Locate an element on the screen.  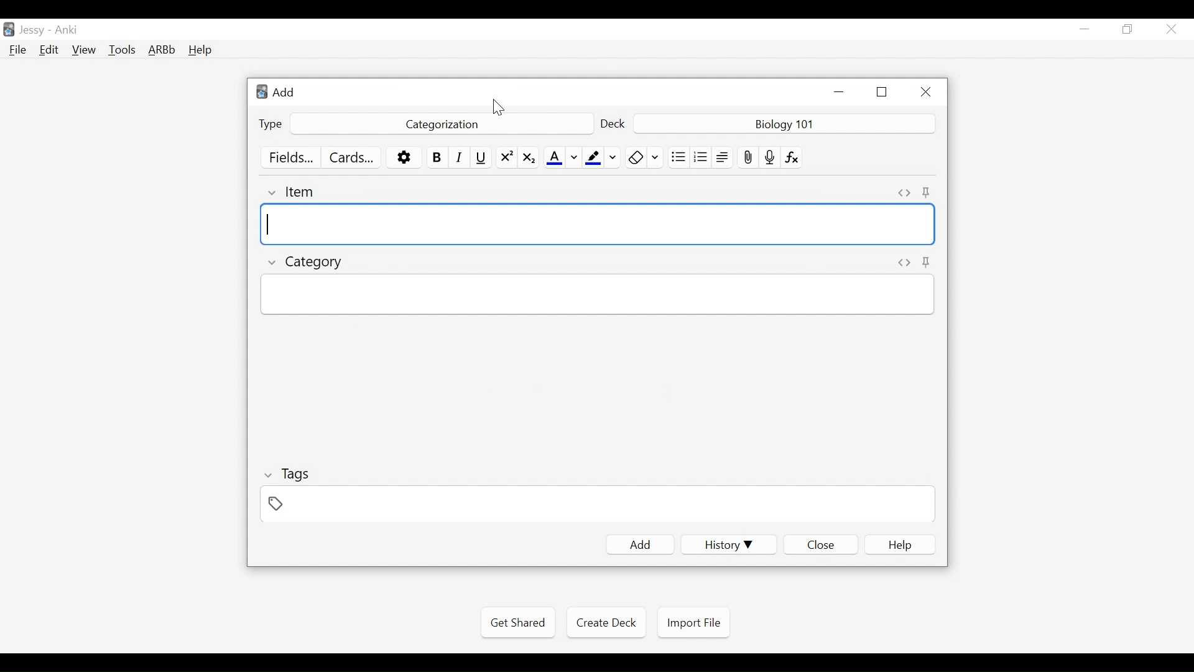
Close is located at coordinates (820, 545).